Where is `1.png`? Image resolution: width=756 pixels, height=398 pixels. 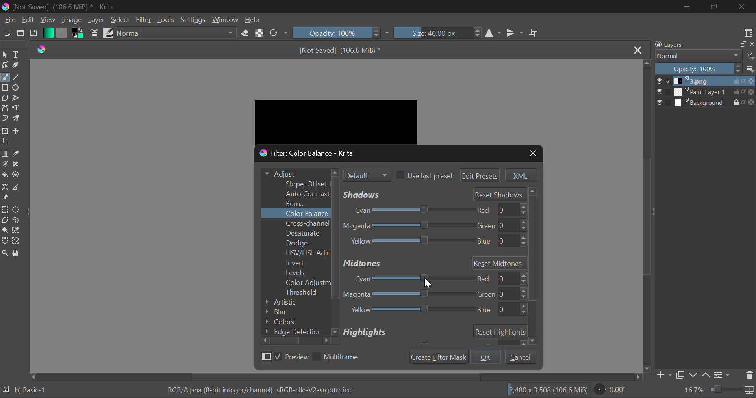 1.png is located at coordinates (706, 81).